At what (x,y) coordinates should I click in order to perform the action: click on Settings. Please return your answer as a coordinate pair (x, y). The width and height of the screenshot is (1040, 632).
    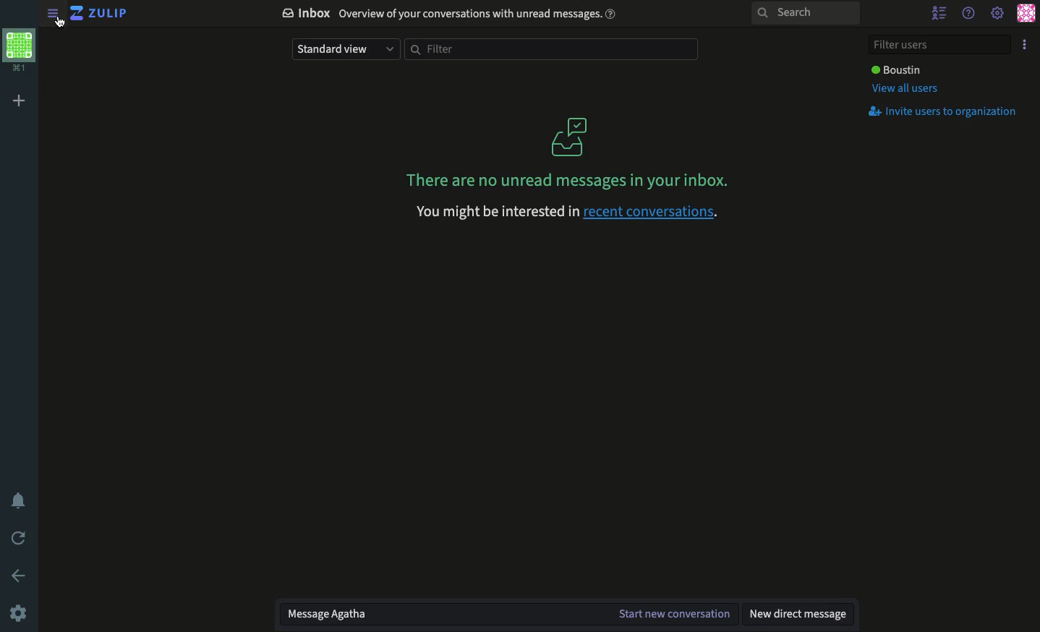
    Looking at the image, I should click on (20, 612).